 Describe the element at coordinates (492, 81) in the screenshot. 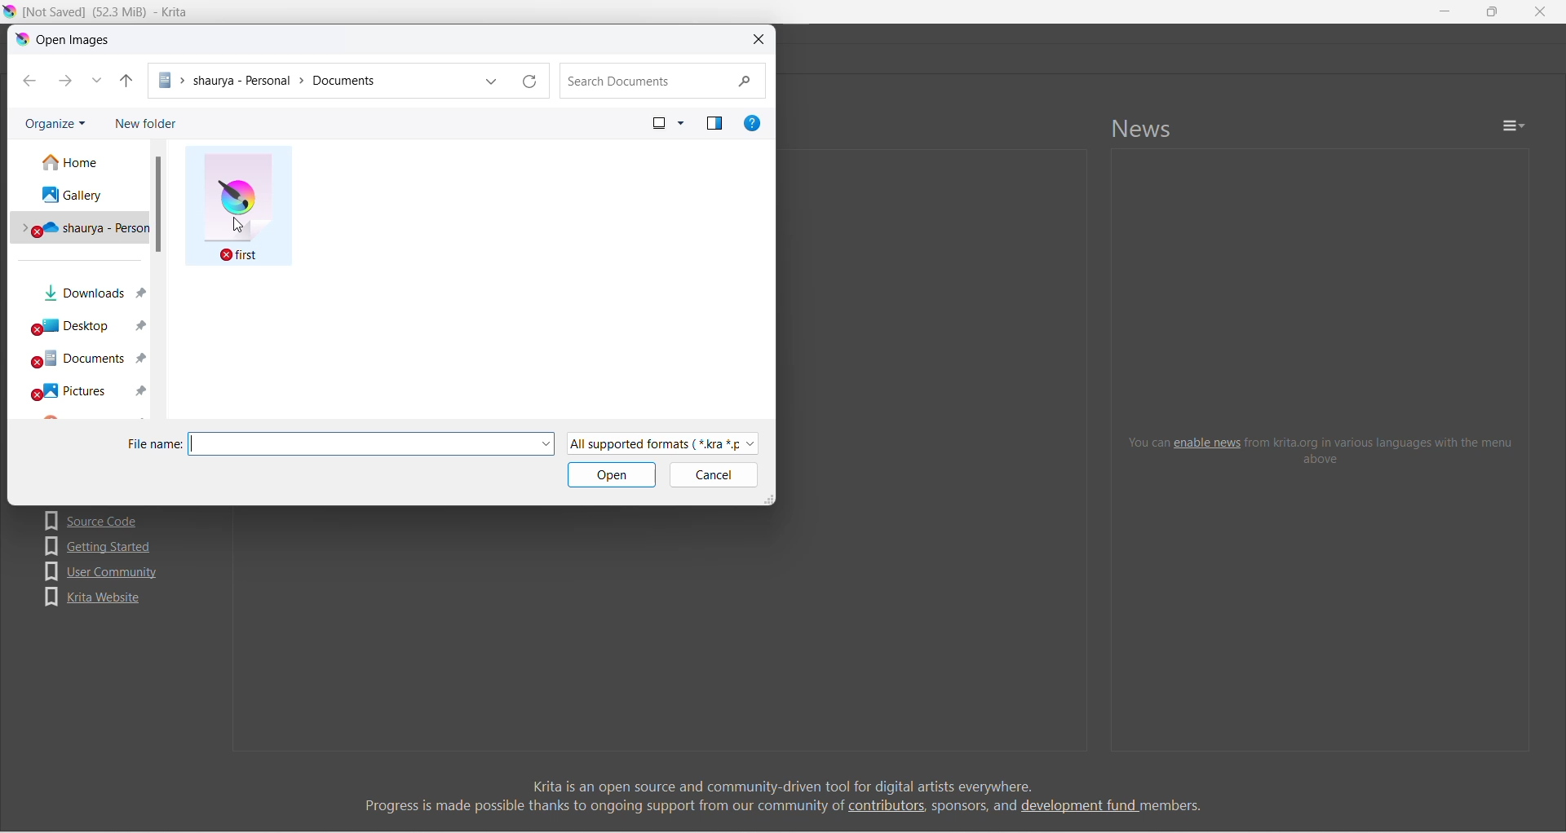

I see `previous location` at that location.